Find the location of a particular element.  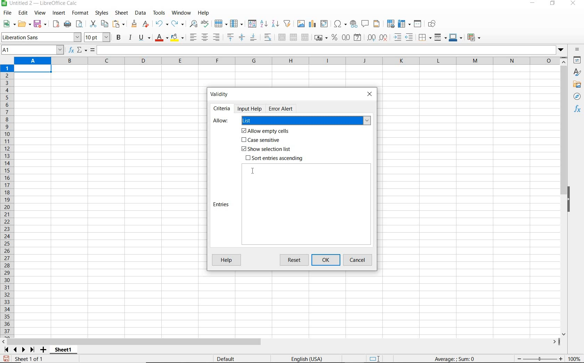

formula is located at coordinates (455, 358).